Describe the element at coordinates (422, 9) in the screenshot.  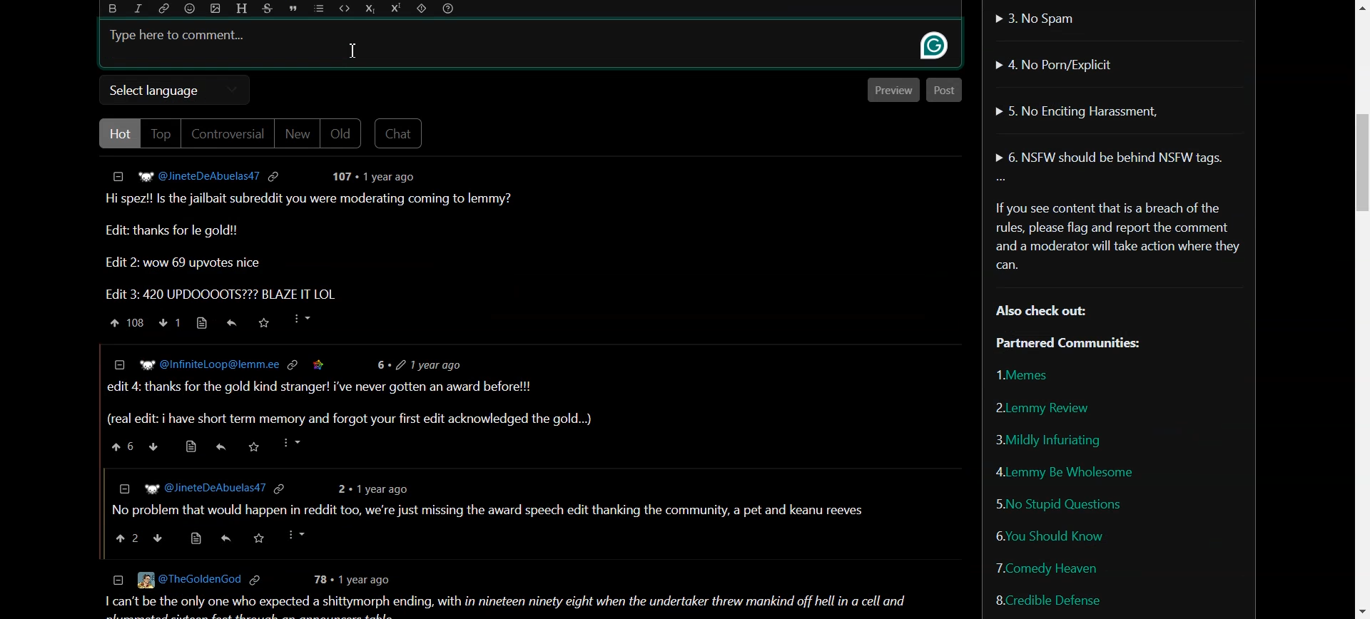
I see `Spoiler` at that location.